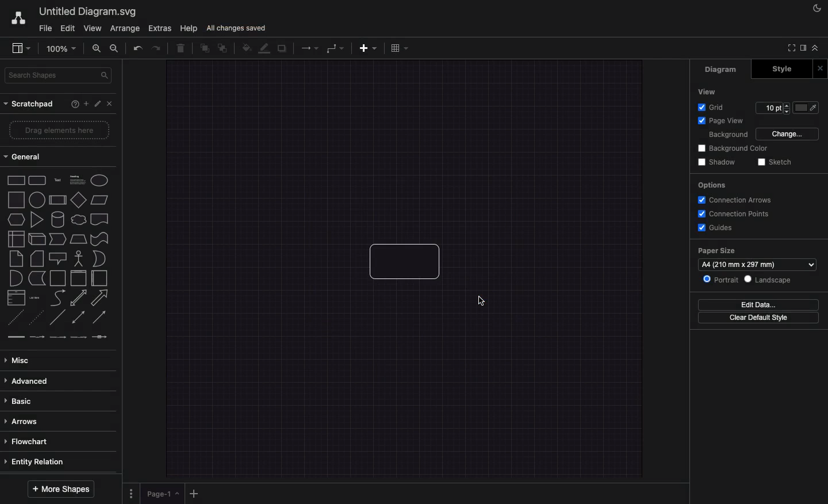 The height and width of the screenshot is (504, 828). I want to click on Line color, so click(266, 49).